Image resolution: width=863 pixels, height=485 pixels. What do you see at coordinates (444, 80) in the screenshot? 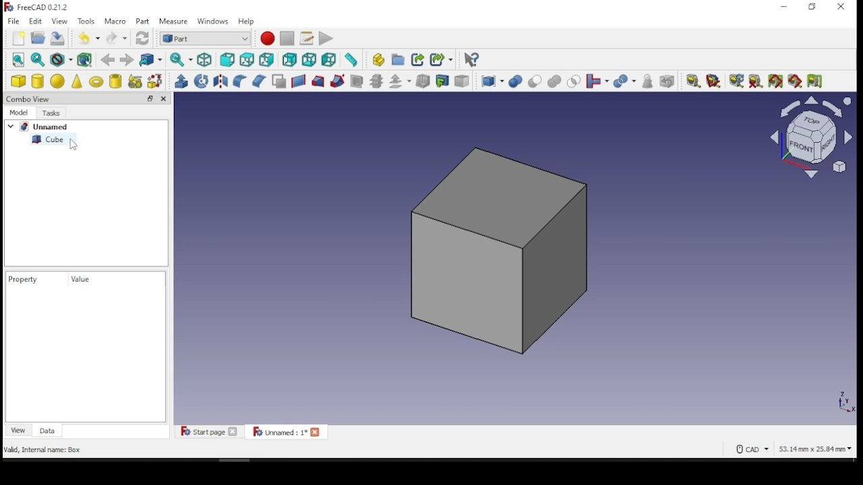
I see `create projection on surface` at bounding box center [444, 80].